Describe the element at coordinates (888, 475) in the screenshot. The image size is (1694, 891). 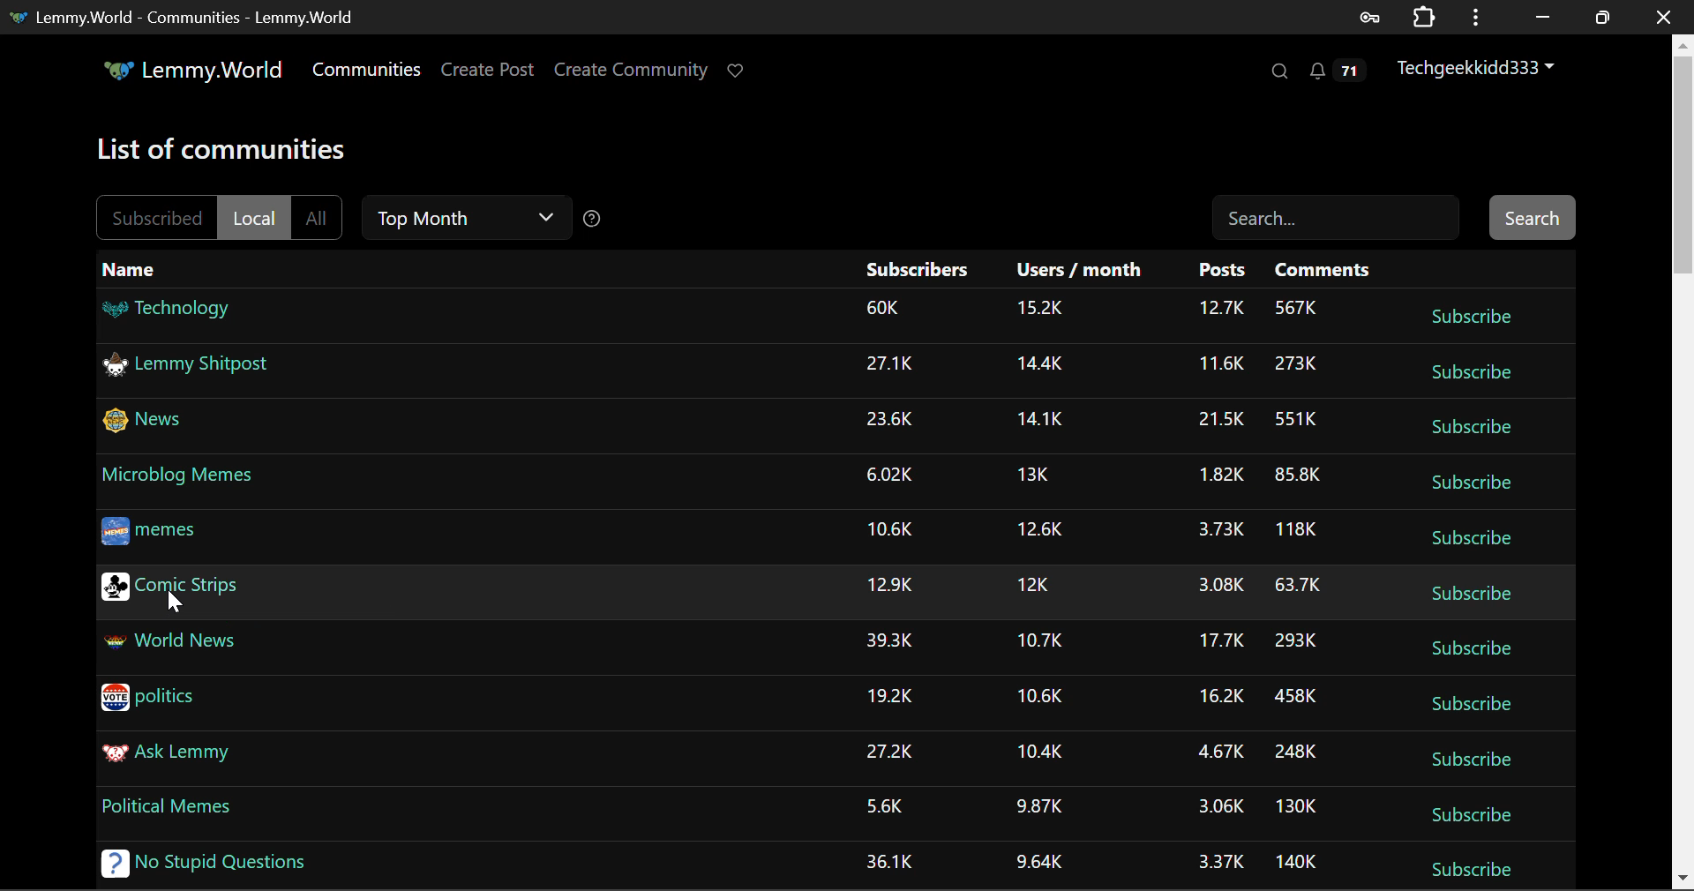
I see `6.02K` at that location.